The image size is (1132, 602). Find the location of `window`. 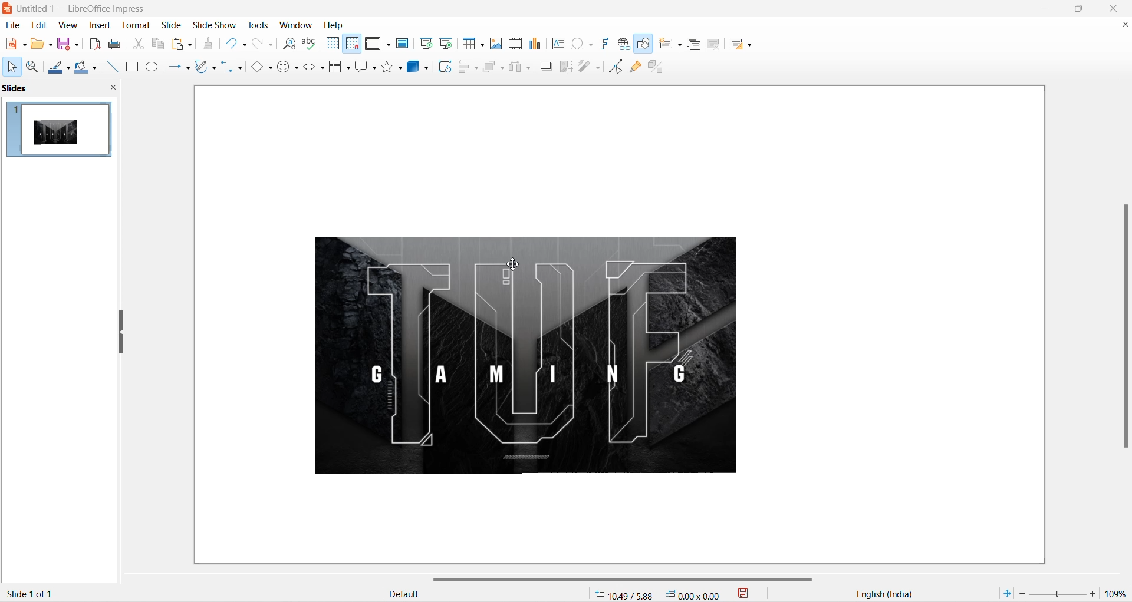

window is located at coordinates (298, 25).